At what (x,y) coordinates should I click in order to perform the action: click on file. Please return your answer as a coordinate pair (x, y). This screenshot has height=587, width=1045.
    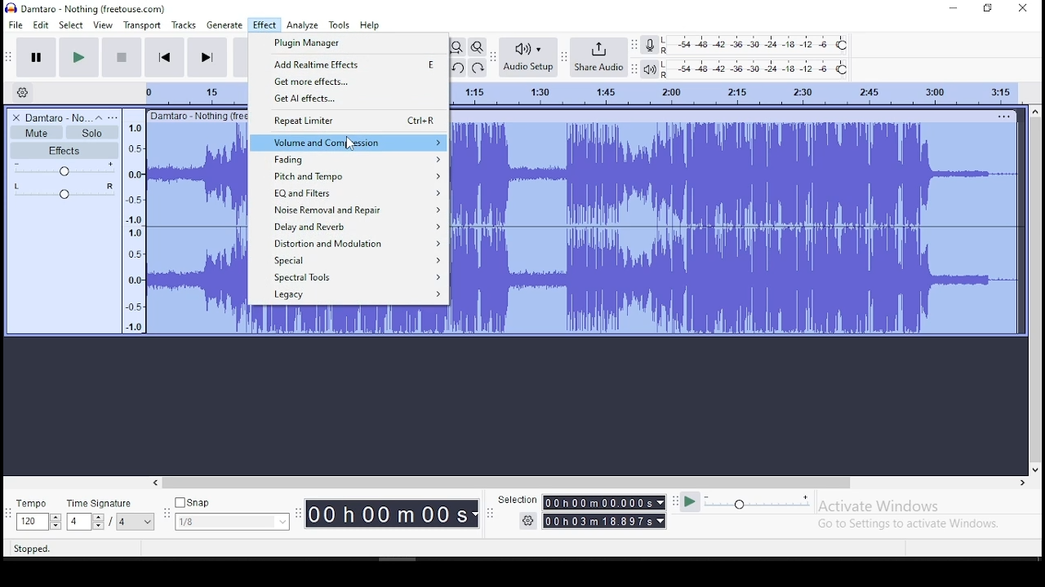
    Looking at the image, I should click on (15, 24).